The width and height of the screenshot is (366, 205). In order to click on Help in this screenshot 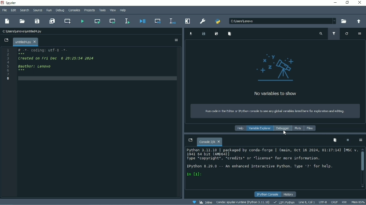, I will do `click(240, 128)`.